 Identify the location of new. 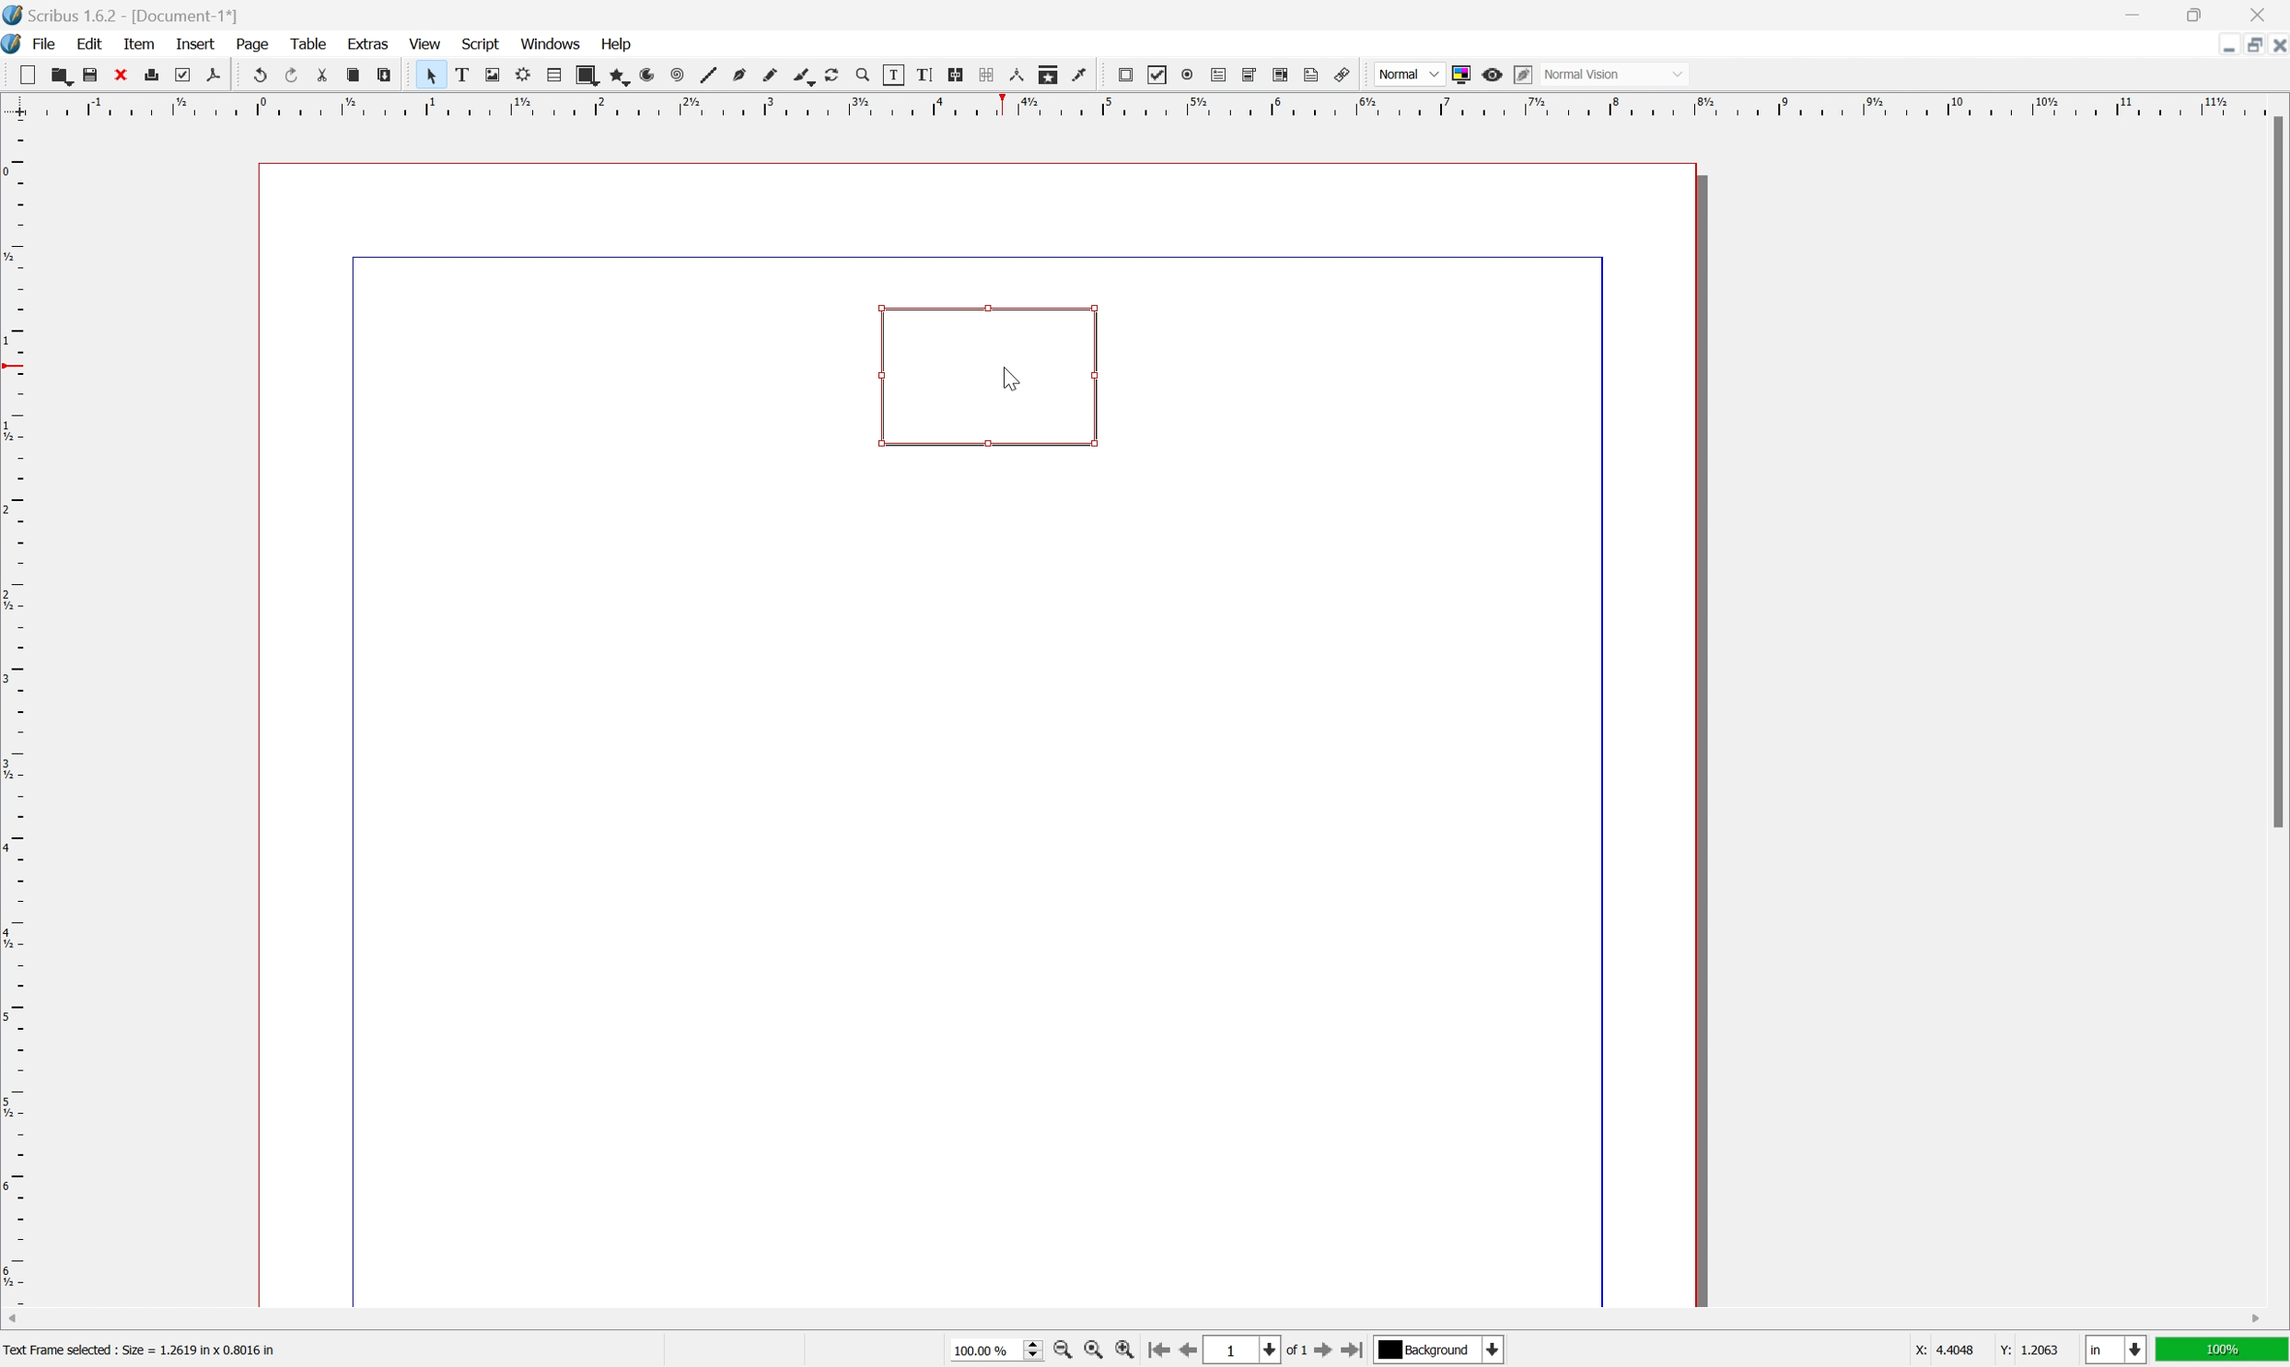
(28, 76).